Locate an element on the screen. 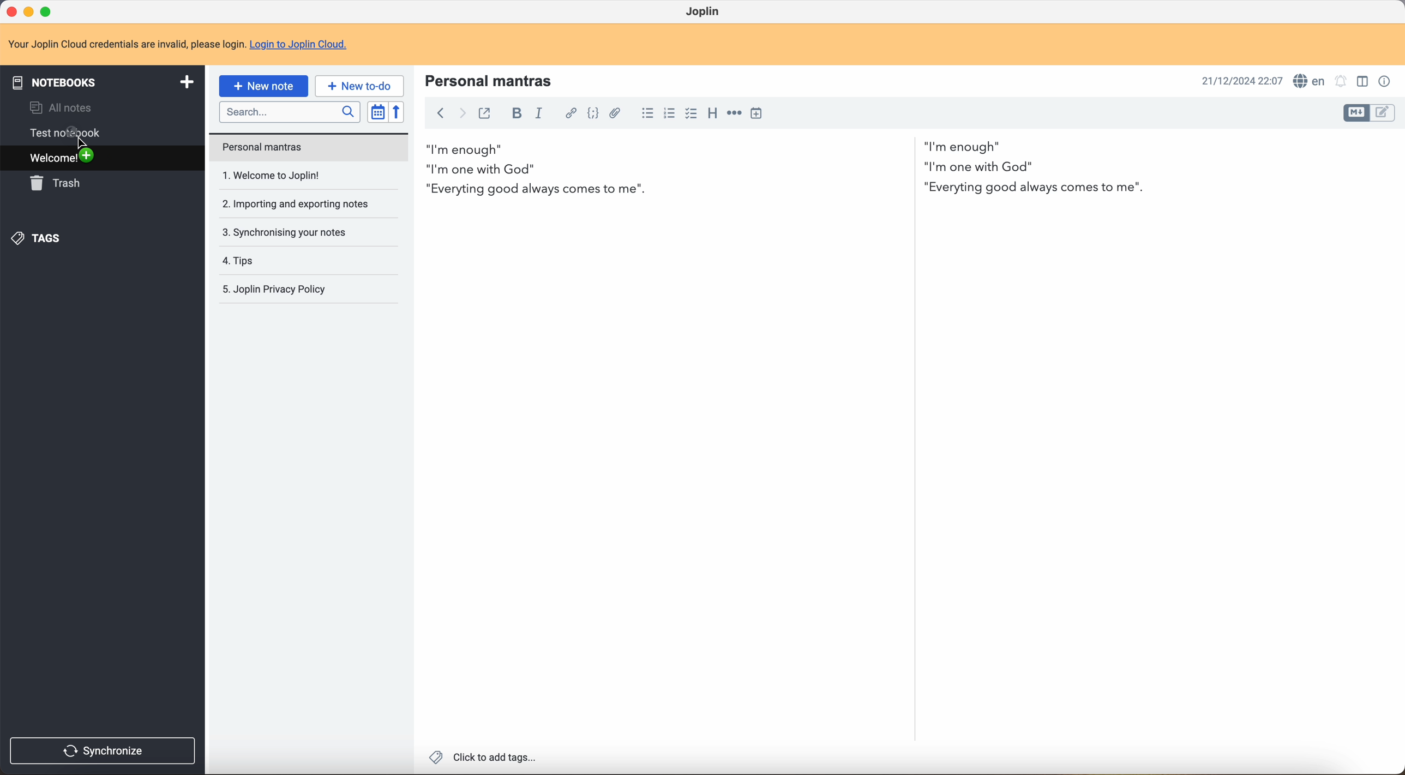 Image resolution: width=1405 pixels, height=775 pixels. synchronize is located at coordinates (103, 750).